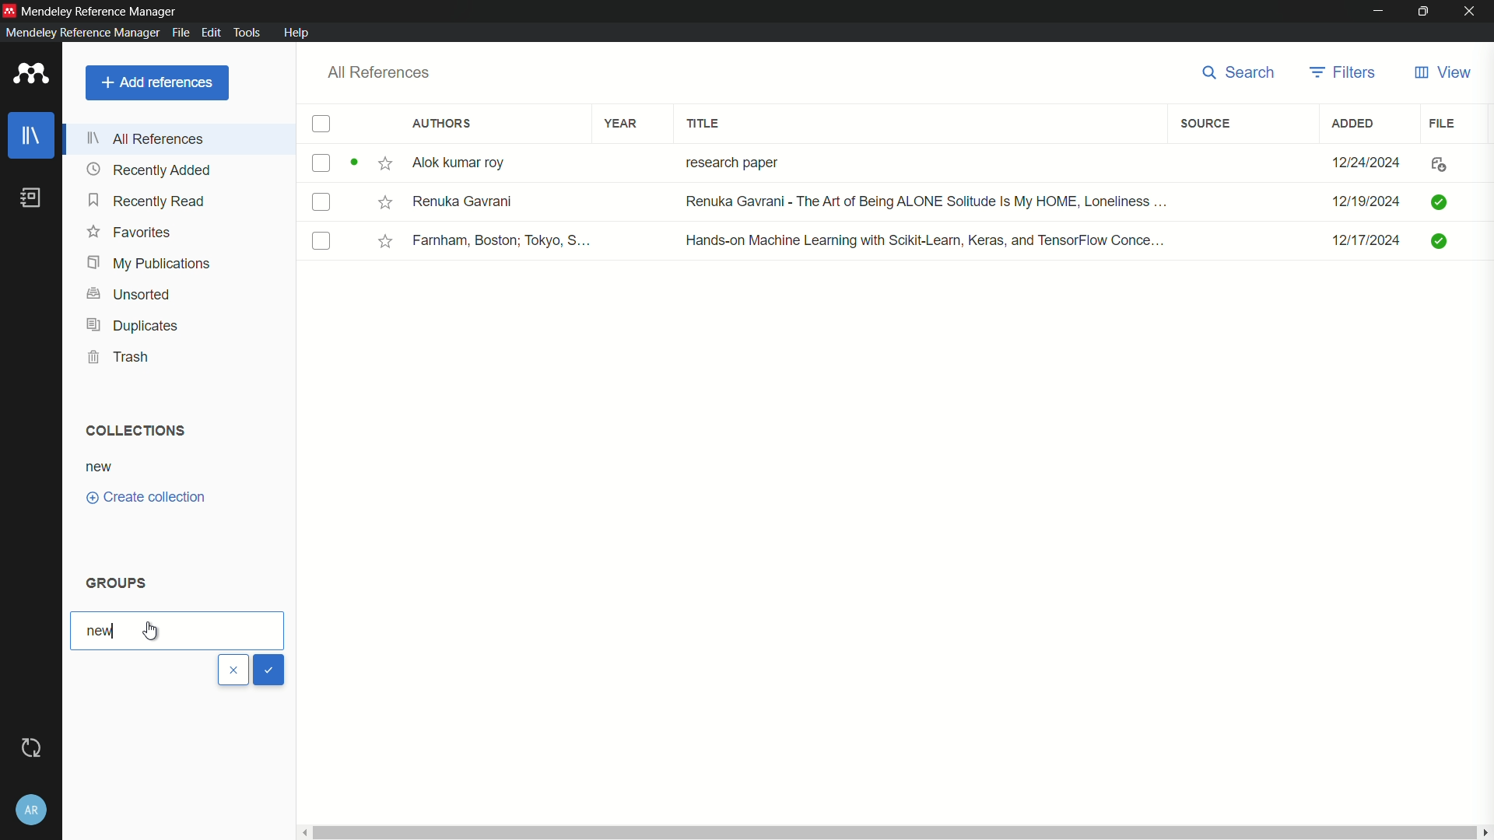  Describe the element at coordinates (298, 33) in the screenshot. I see `help menu` at that location.